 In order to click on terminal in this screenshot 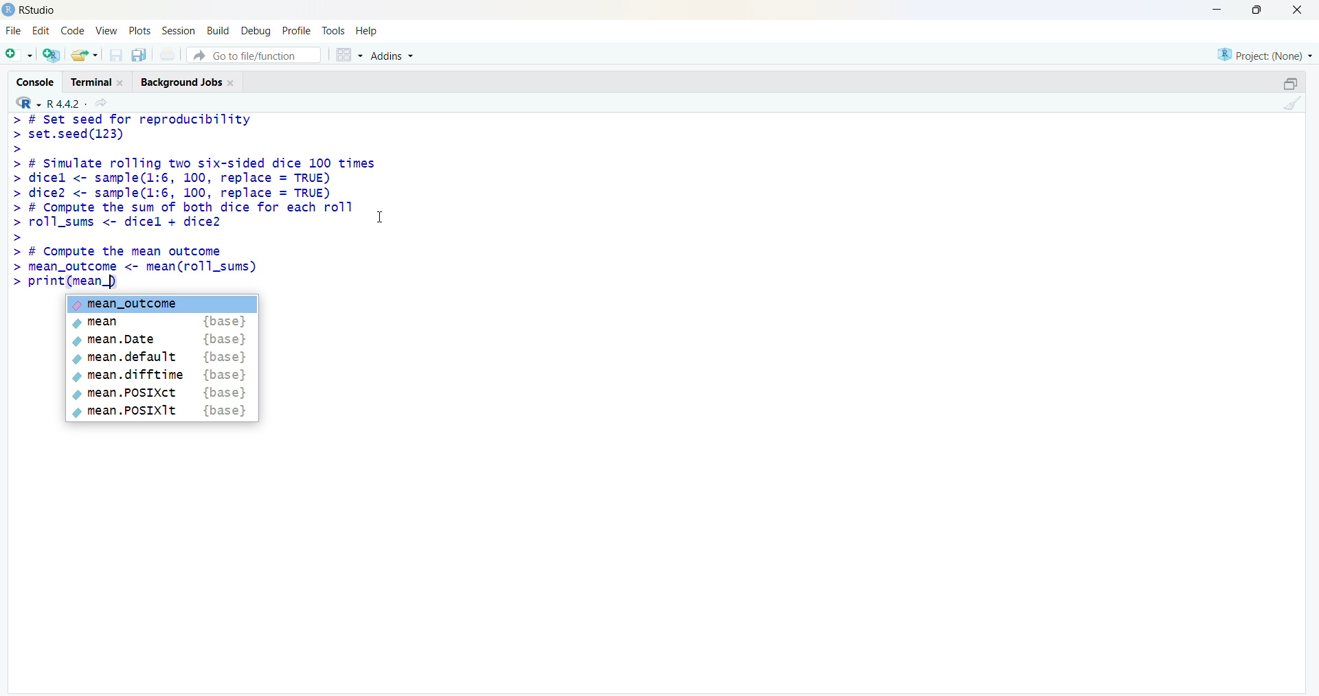, I will do `click(91, 83)`.